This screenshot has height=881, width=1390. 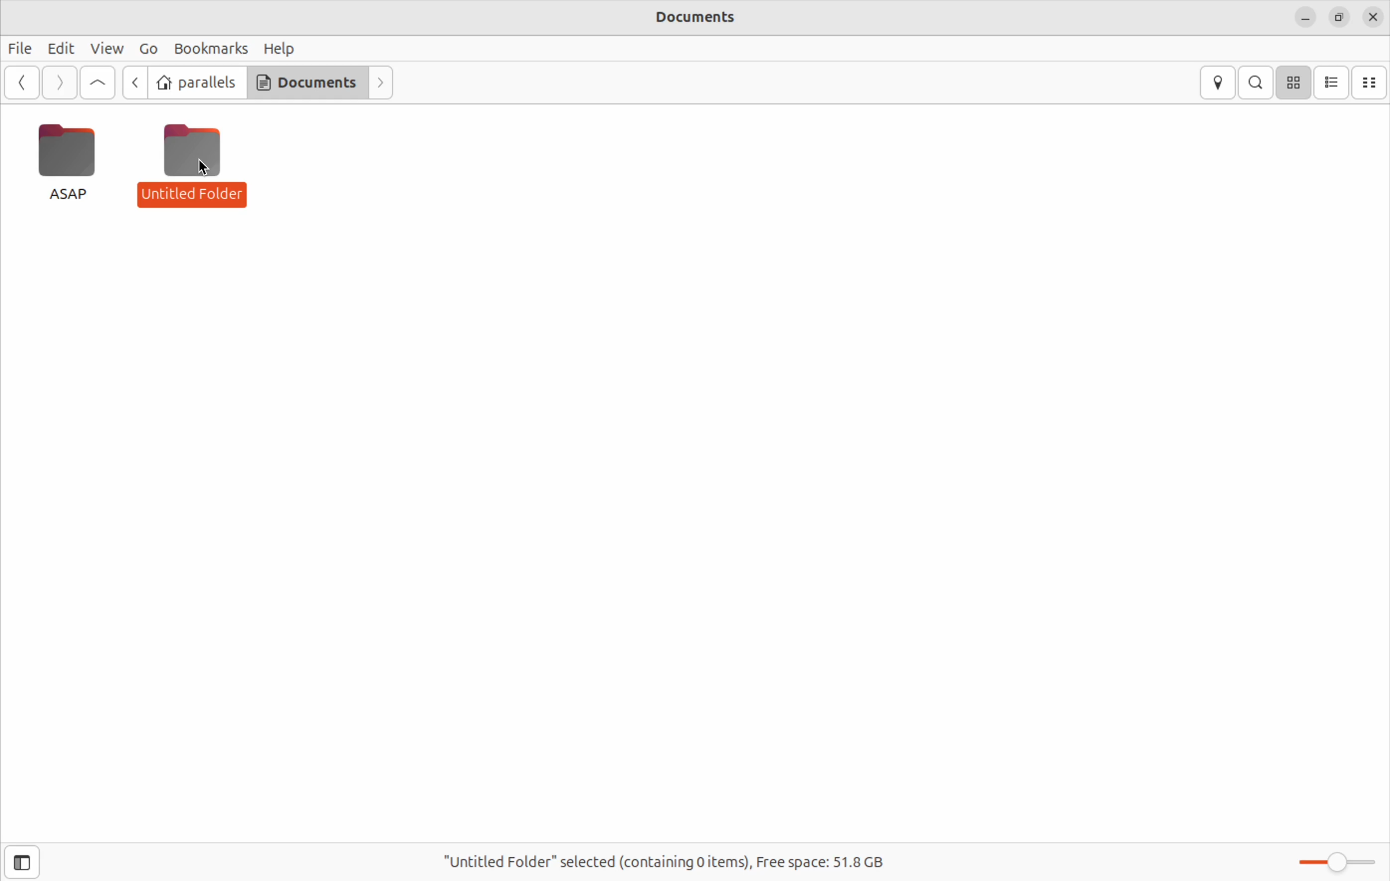 What do you see at coordinates (1371, 84) in the screenshot?
I see `compact view` at bounding box center [1371, 84].